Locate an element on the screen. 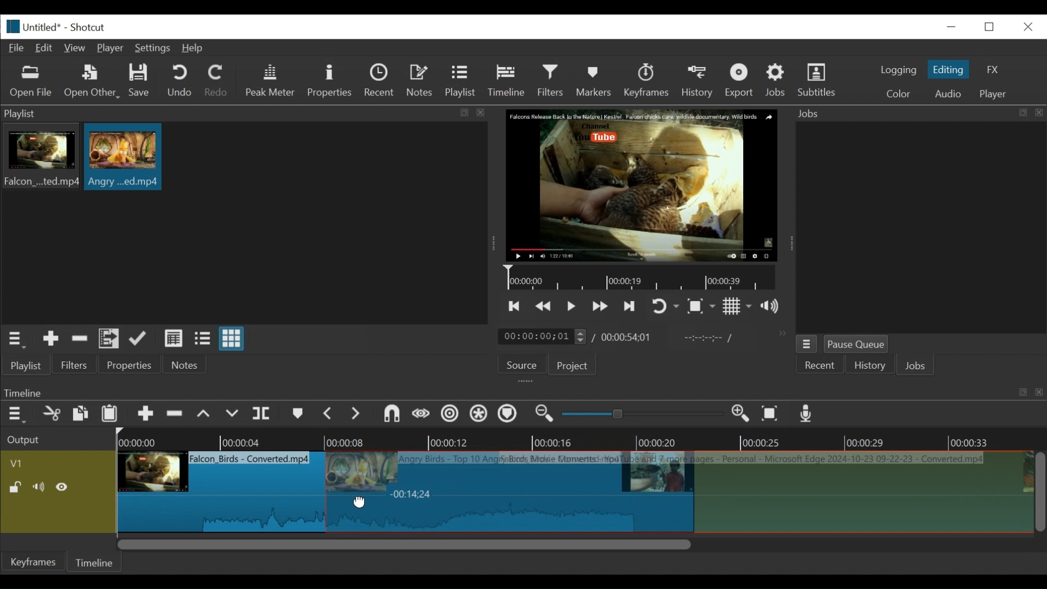  Jobs is located at coordinates (778, 80).